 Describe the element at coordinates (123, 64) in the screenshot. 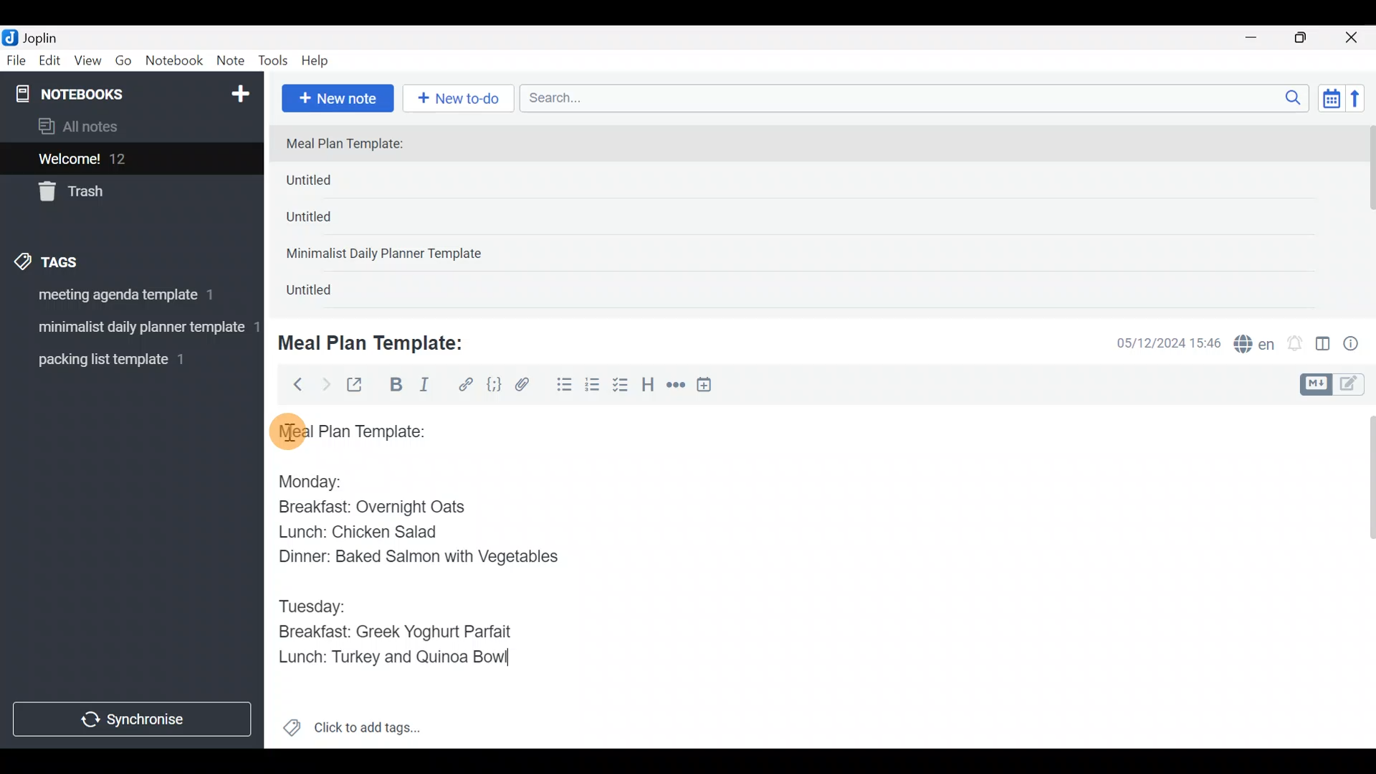

I see `Go` at that location.